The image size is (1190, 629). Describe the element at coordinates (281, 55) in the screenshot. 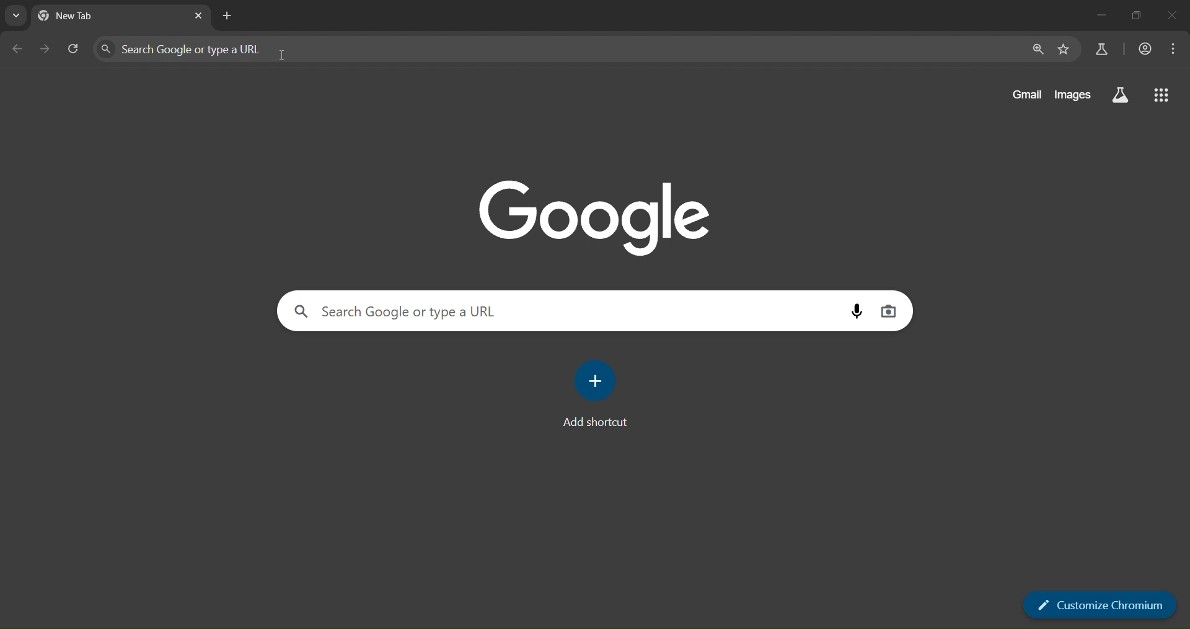

I see `cursor` at that location.